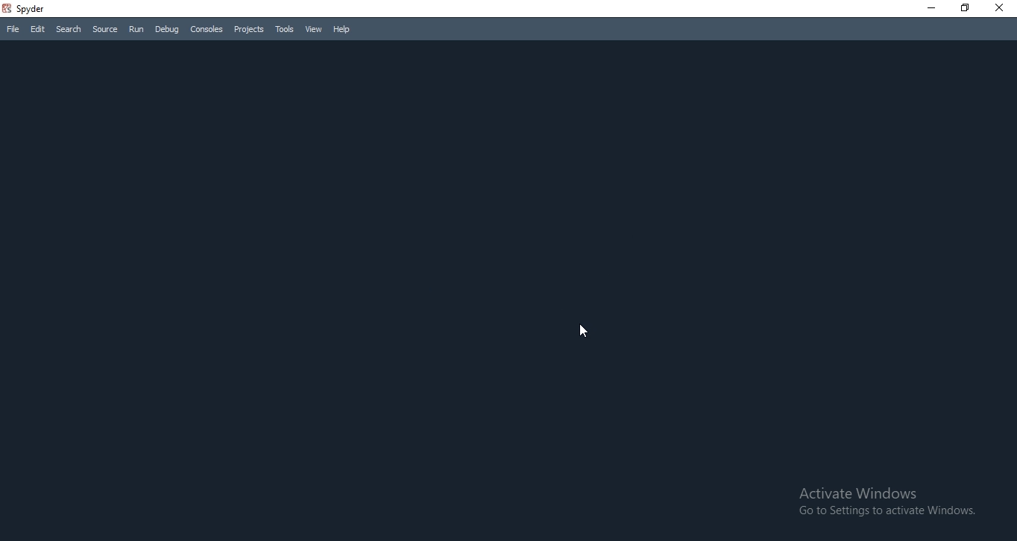 The height and width of the screenshot is (541, 1017). Describe the element at coordinates (964, 10) in the screenshot. I see `restore` at that location.